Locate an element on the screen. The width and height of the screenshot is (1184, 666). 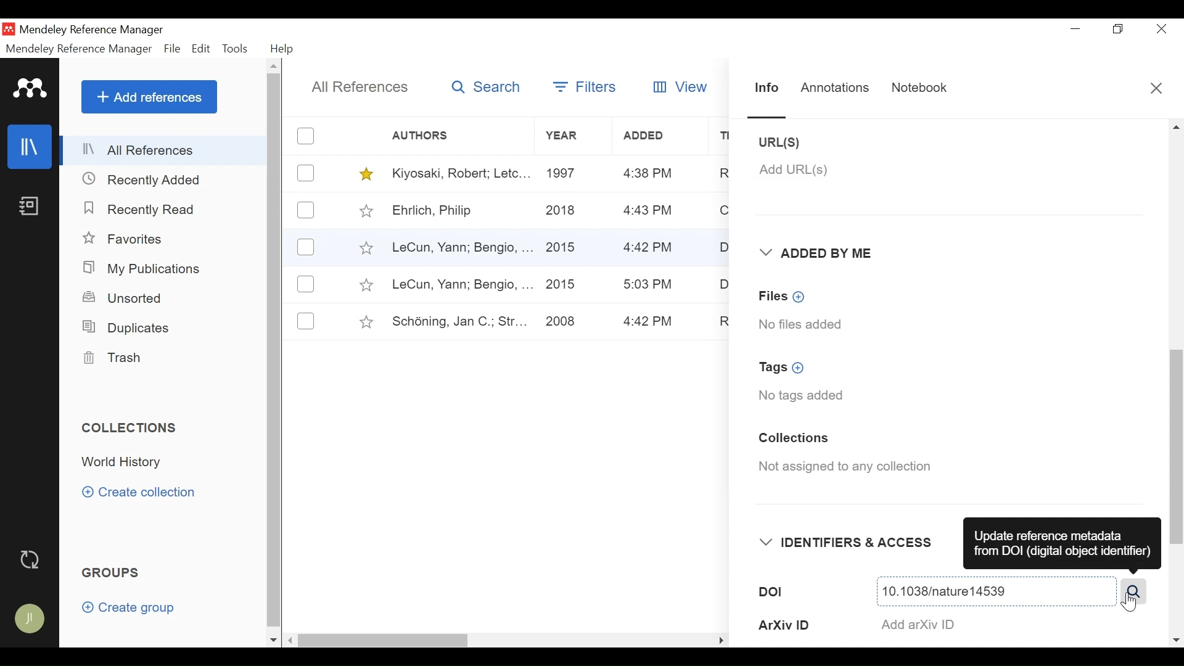
ArXiv ID is located at coordinates (807, 625).